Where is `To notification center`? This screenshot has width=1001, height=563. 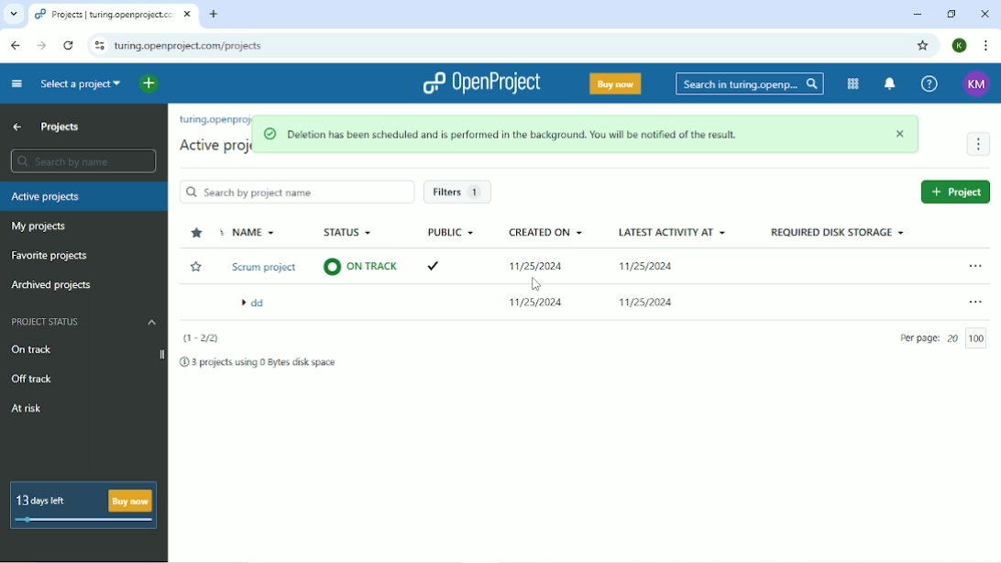
To notification center is located at coordinates (890, 83).